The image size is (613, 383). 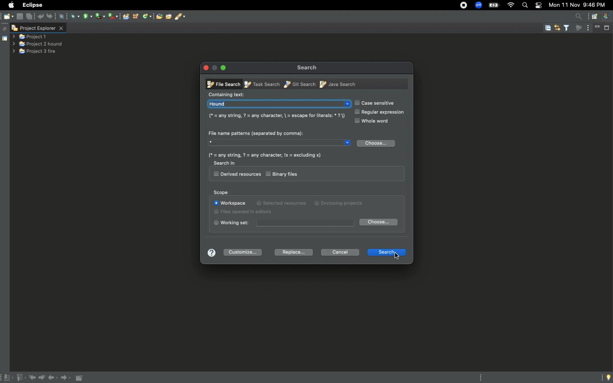 What do you see at coordinates (30, 37) in the screenshot?
I see `project 1` at bounding box center [30, 37].